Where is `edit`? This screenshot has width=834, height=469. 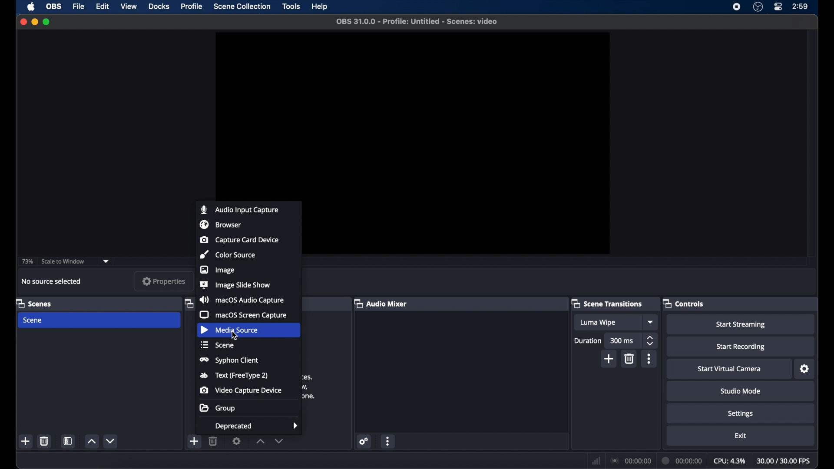
edit is located at coordinates (103, 7).